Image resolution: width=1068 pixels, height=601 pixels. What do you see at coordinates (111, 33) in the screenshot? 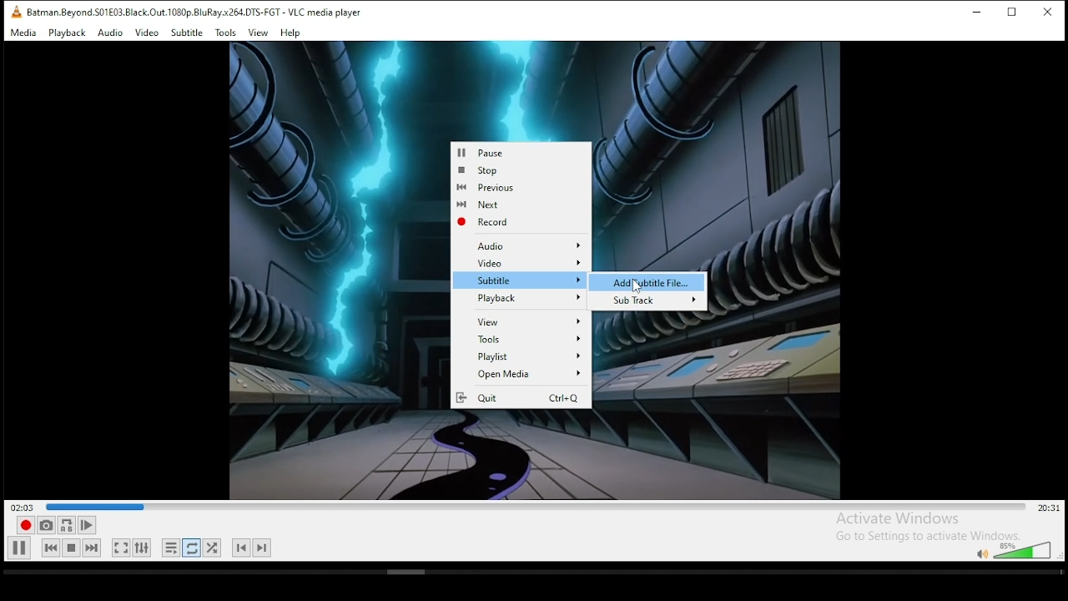
I see `audio` at bounding box center [111, 33].